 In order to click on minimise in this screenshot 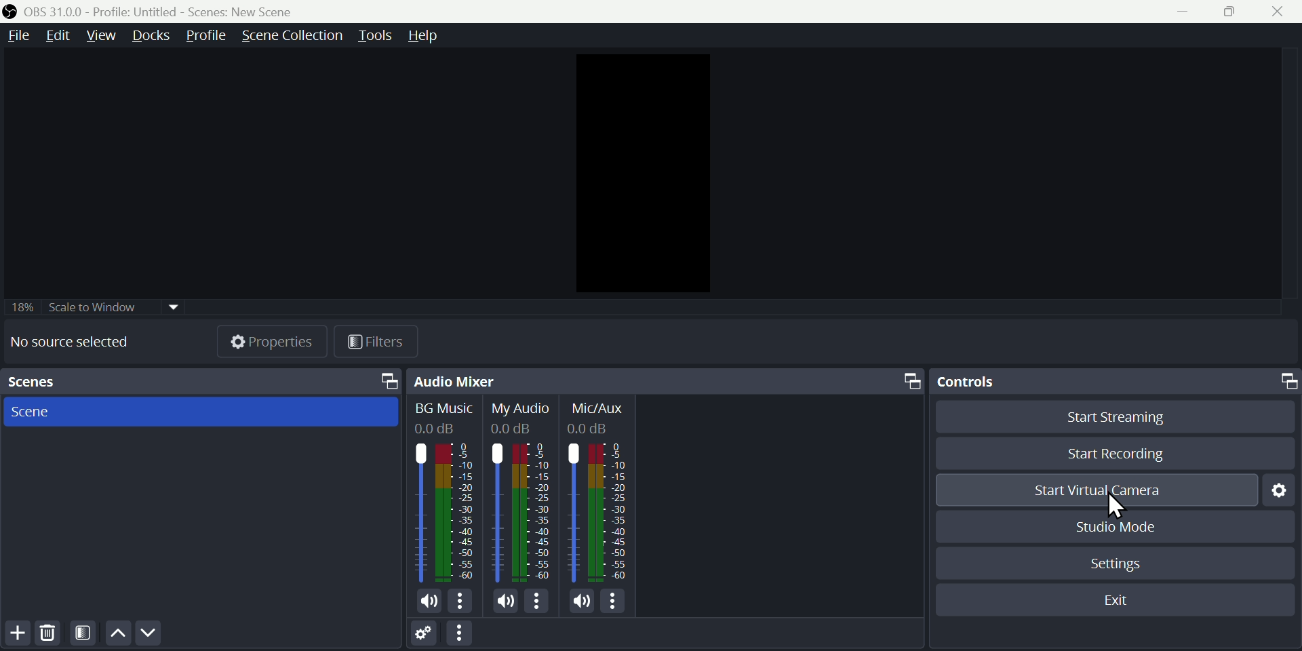, I will do `click(1185, 12)`.